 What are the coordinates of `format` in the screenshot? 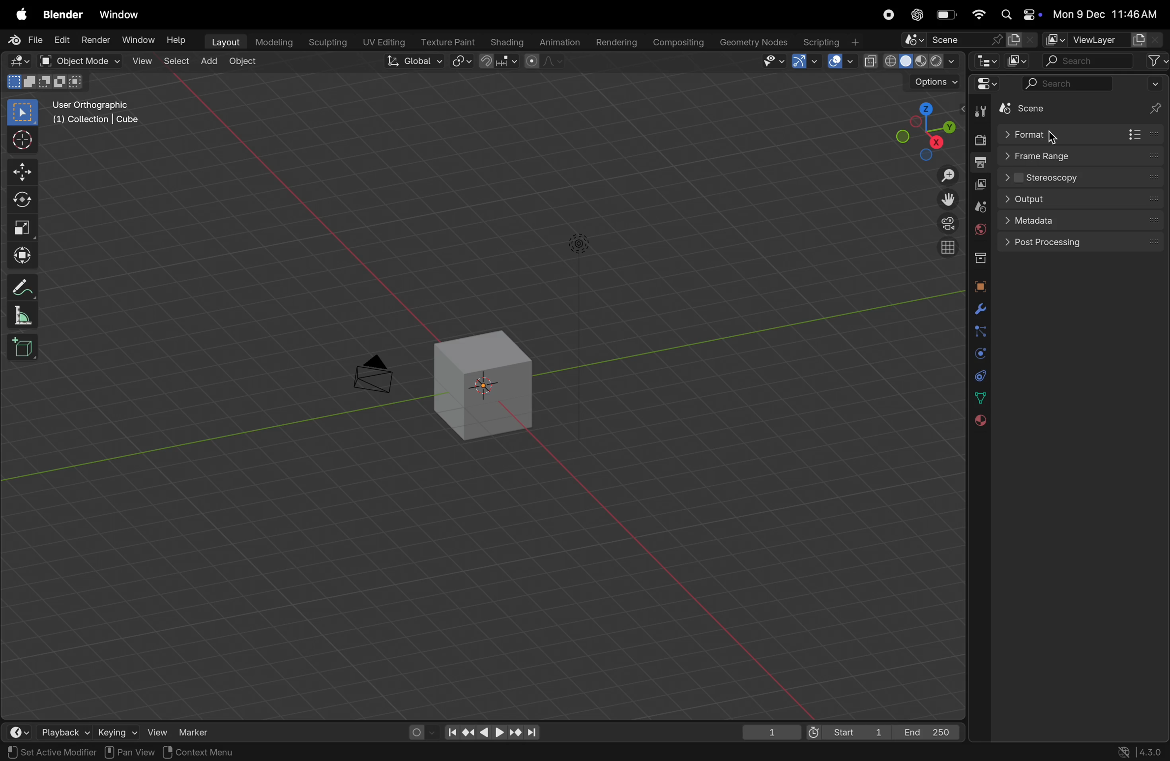 It's located at (1078, 135).